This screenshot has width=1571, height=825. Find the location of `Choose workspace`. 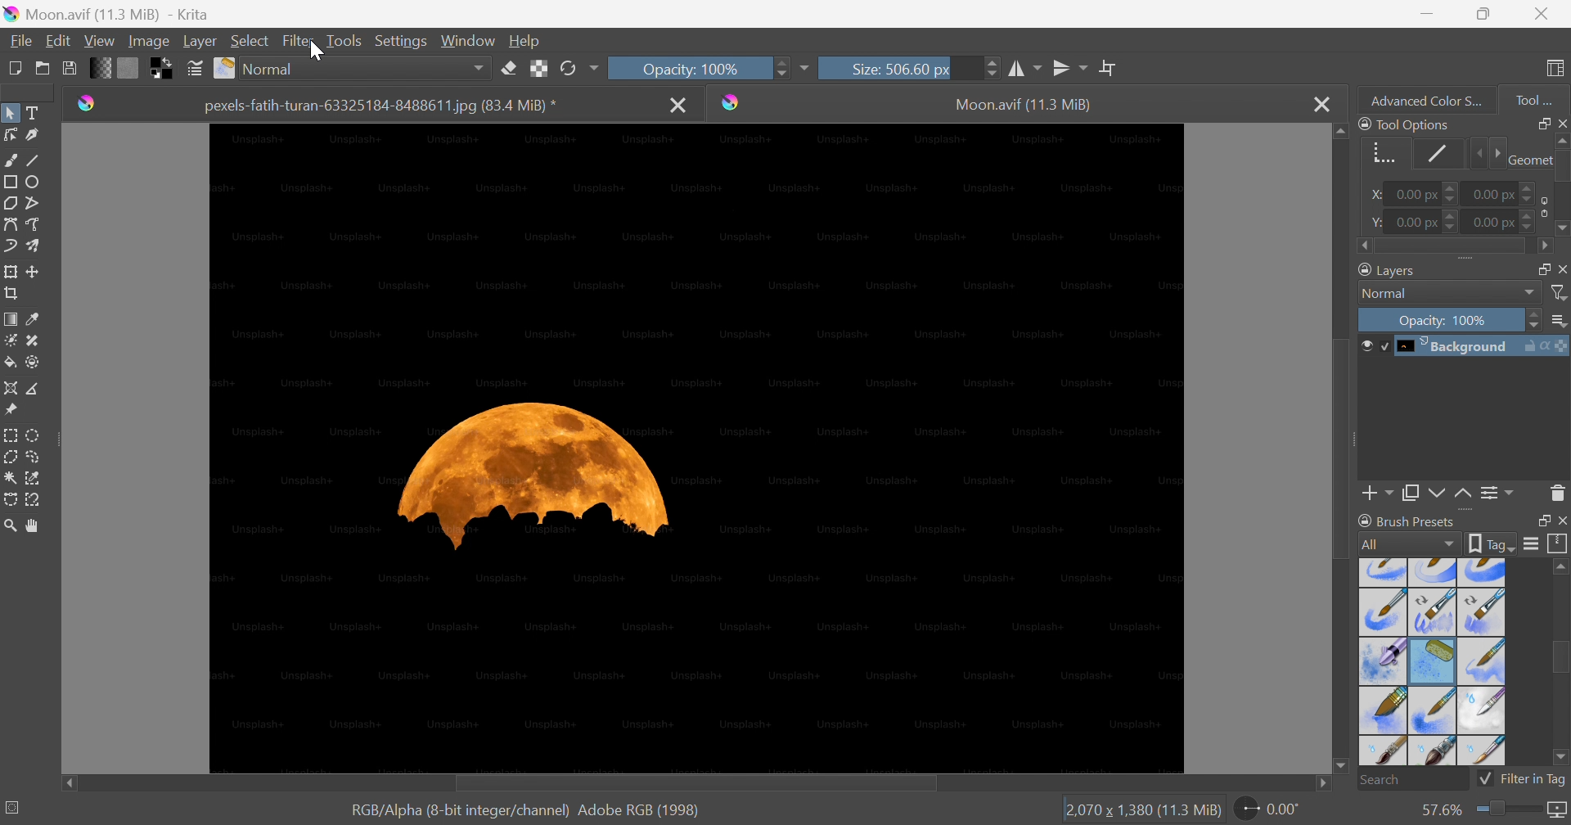

Choose workspace is located at coordinates (1558, 70).